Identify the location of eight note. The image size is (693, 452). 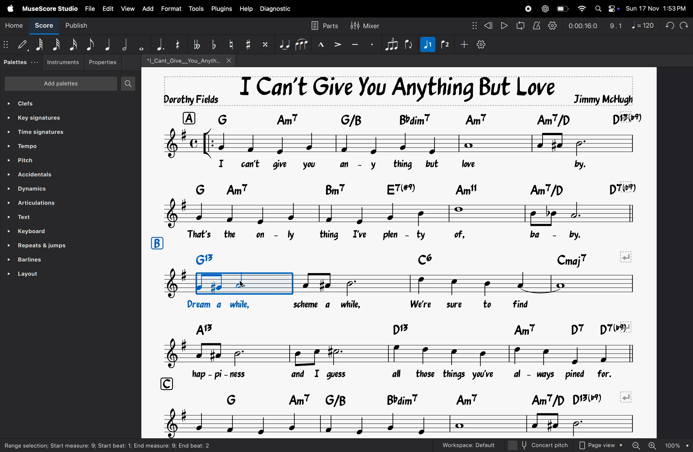
(90, 44).